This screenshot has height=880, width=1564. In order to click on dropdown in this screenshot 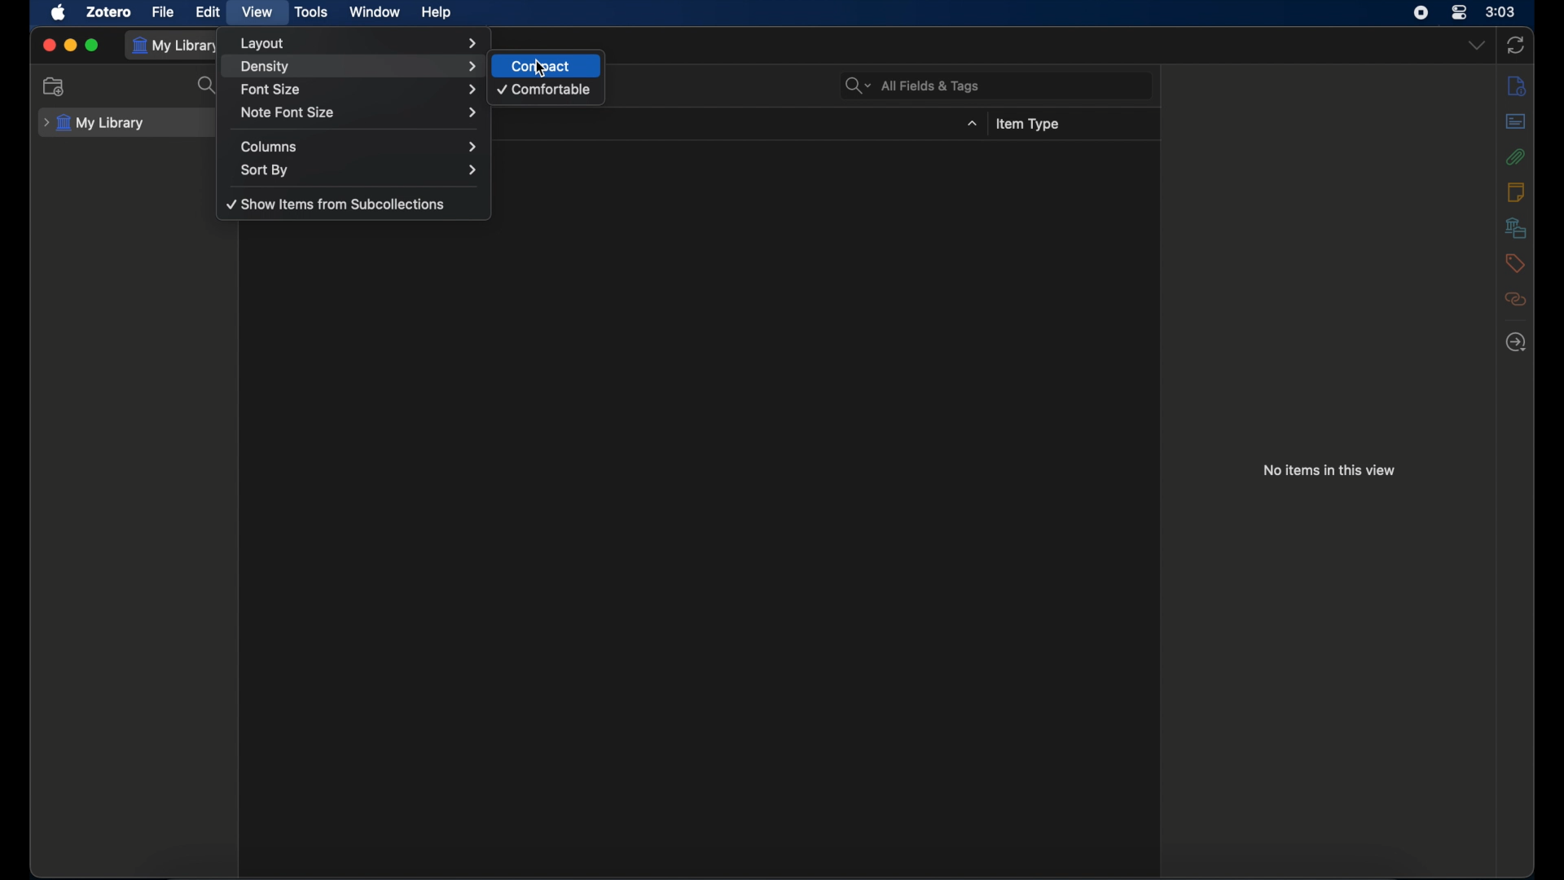, I will do `click(973, 124)`.